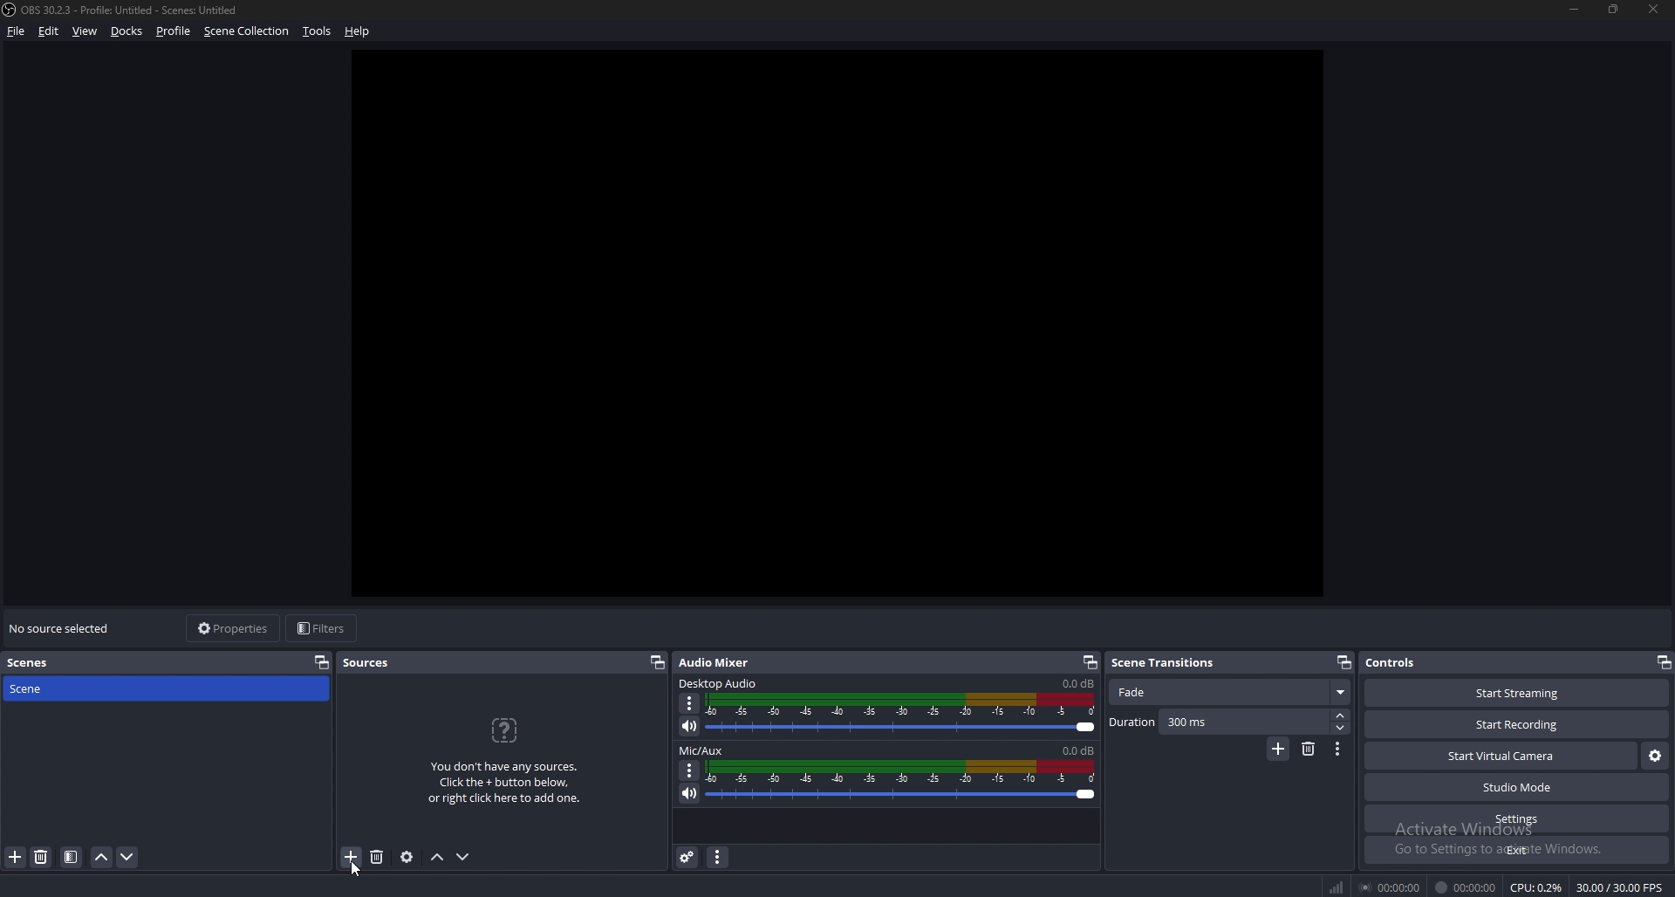 The height and width of the screenshot is (897, 1675). I want to click on Pop out, so click(1344, 663).